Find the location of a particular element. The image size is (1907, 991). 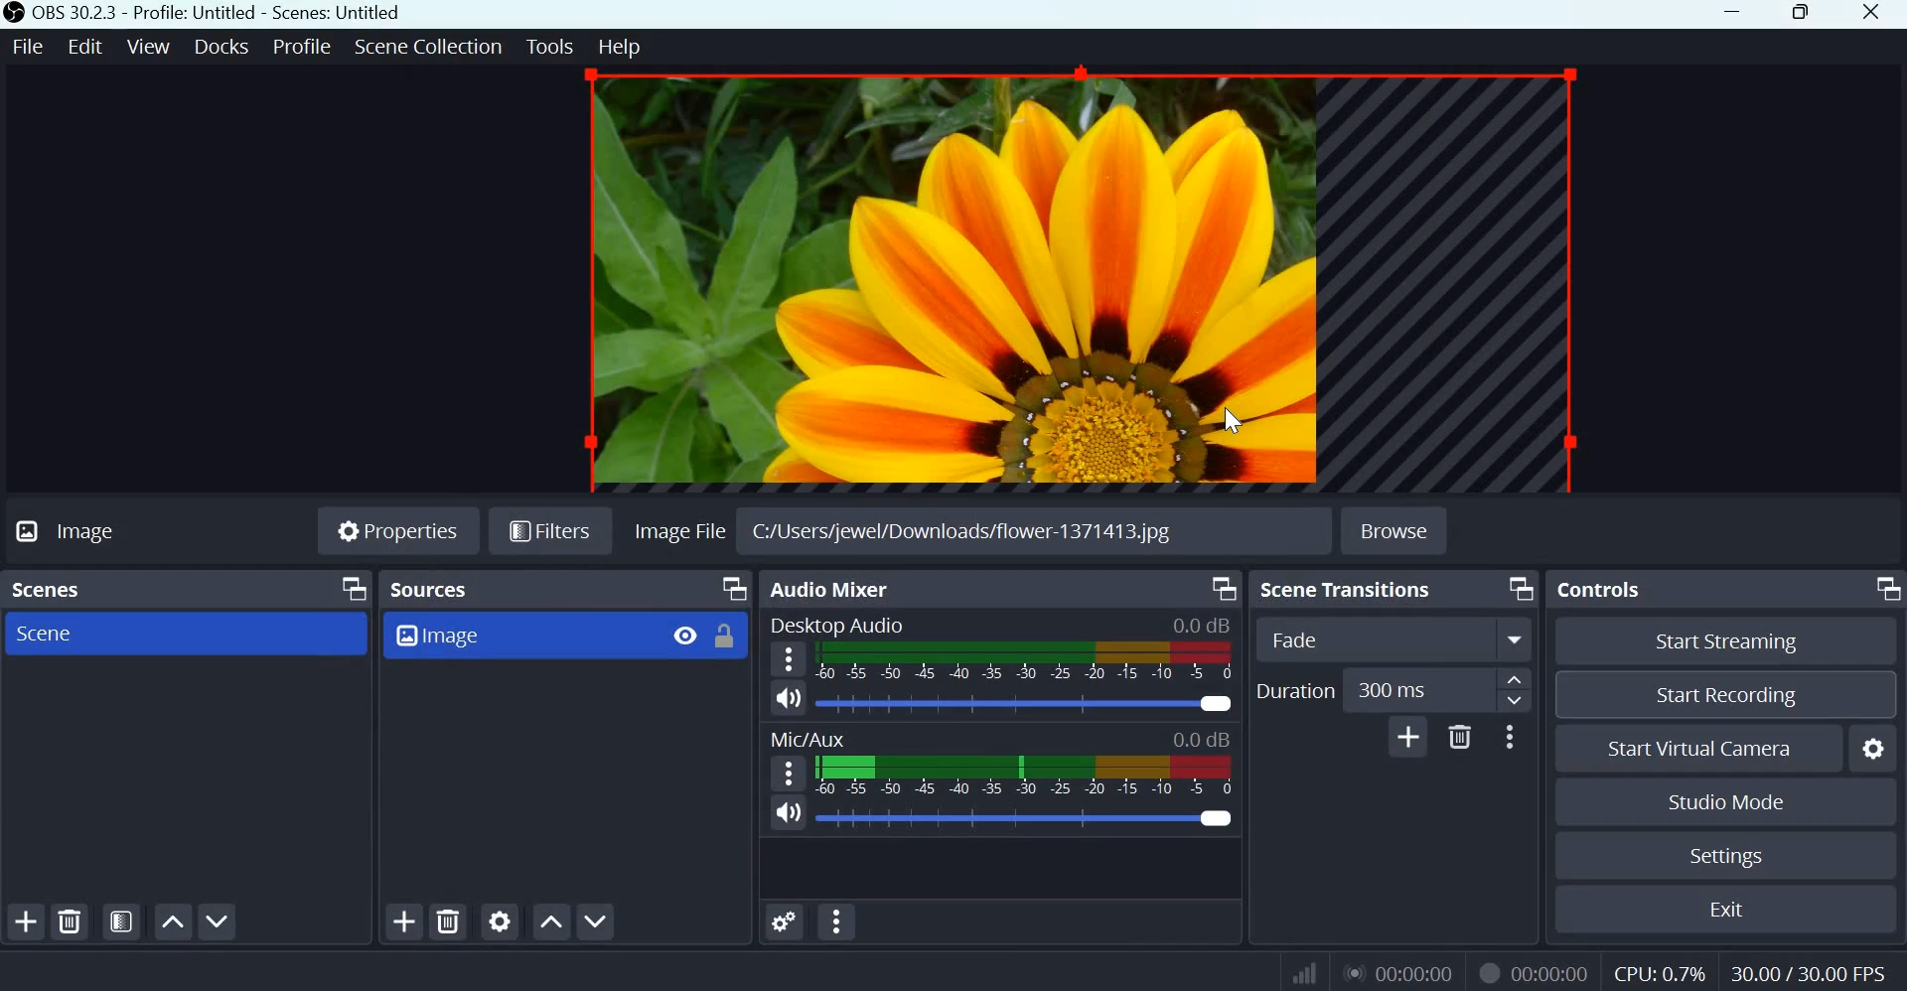

Volume Meter is located at coordinates (1026, 661).